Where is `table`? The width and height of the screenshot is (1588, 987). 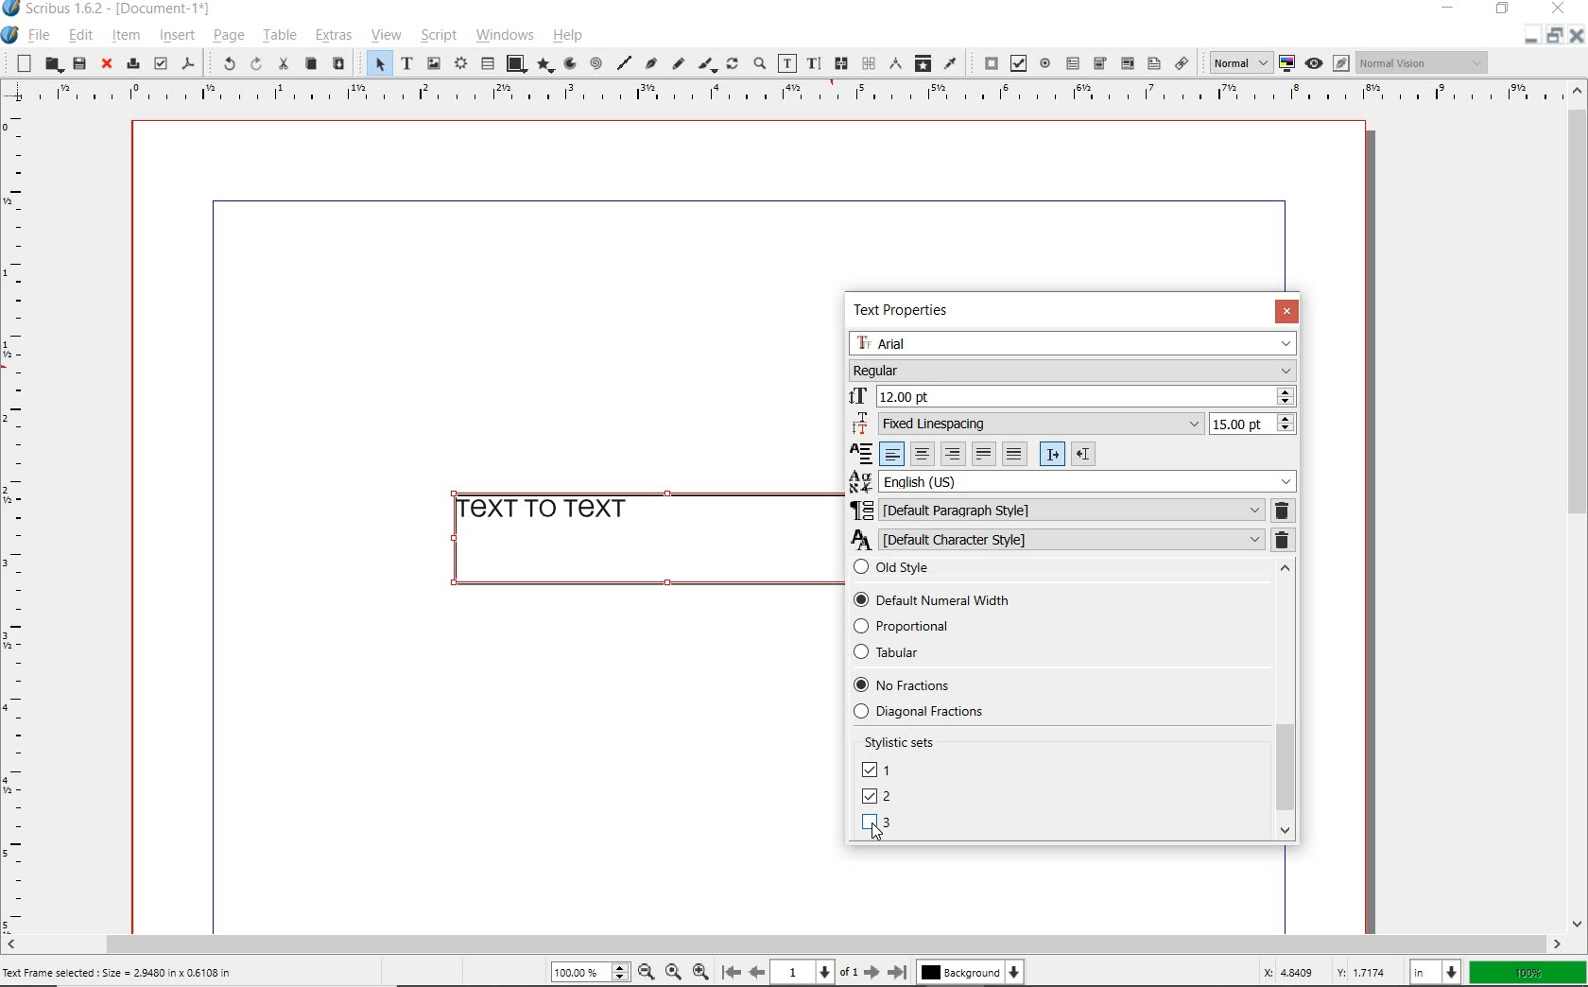
table is located at coordinates (279, 37).